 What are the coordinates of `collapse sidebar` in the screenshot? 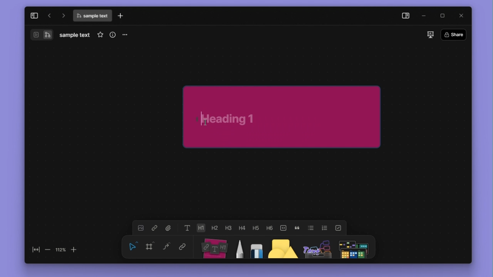 It's located at (34, 16).